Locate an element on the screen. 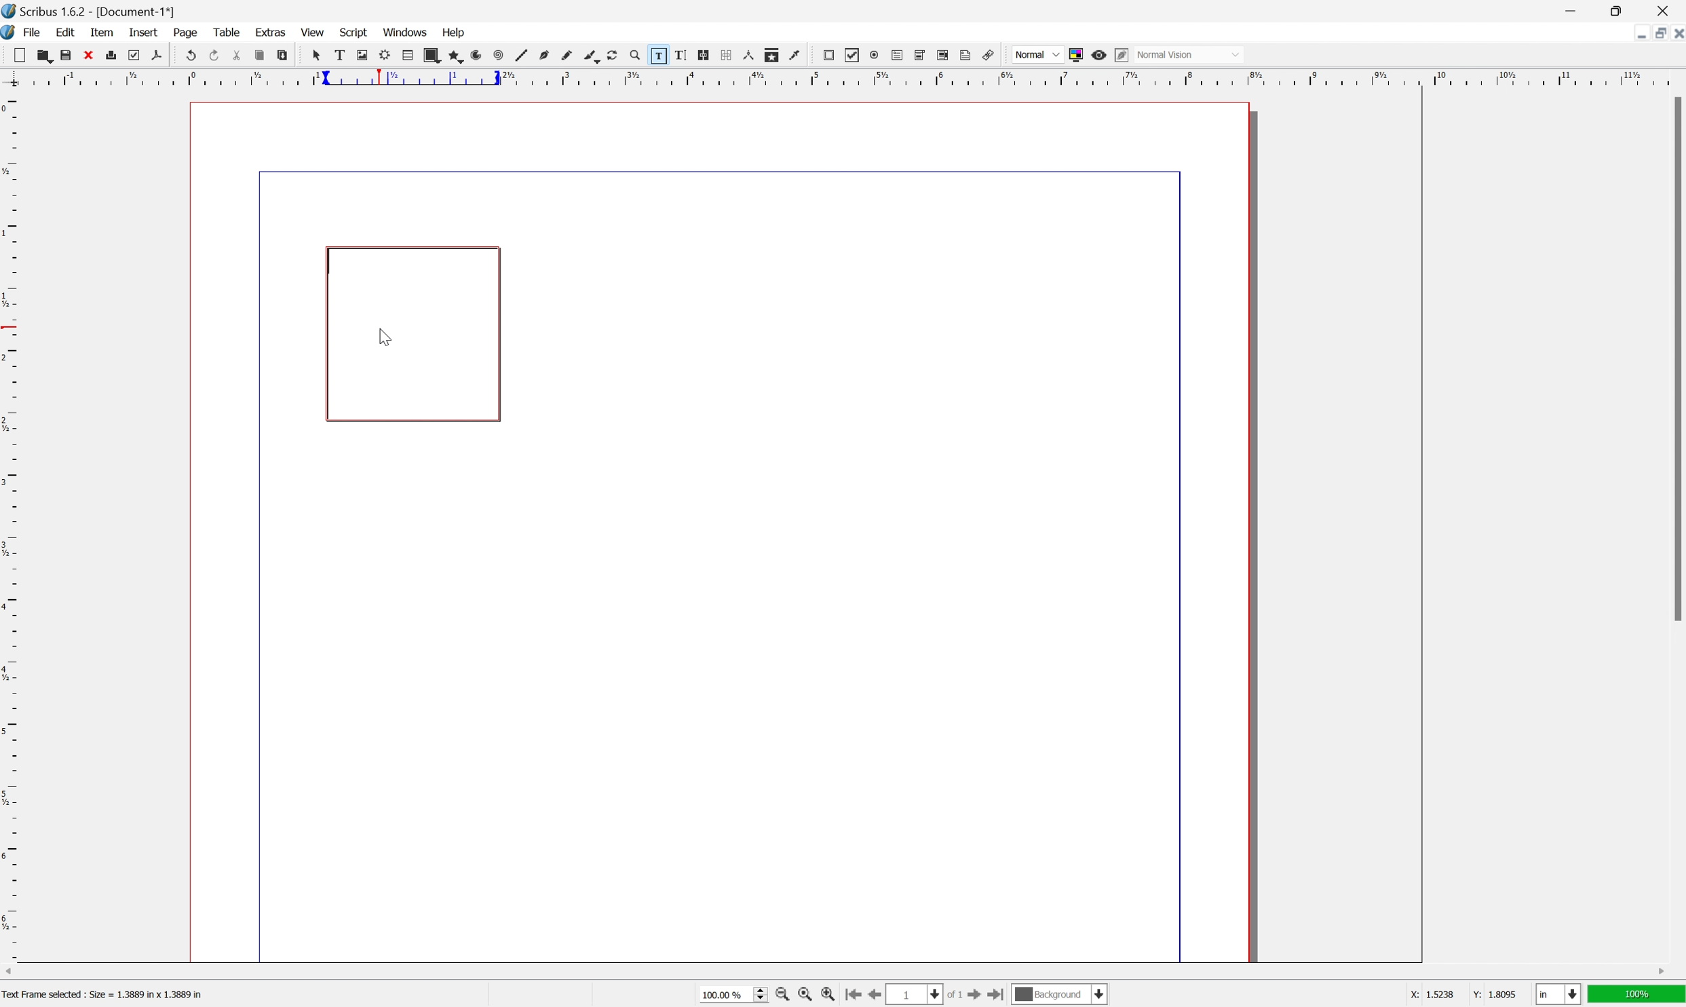 This screenshot has width=1686, height=1007. close is located at coordinates (89, 54).